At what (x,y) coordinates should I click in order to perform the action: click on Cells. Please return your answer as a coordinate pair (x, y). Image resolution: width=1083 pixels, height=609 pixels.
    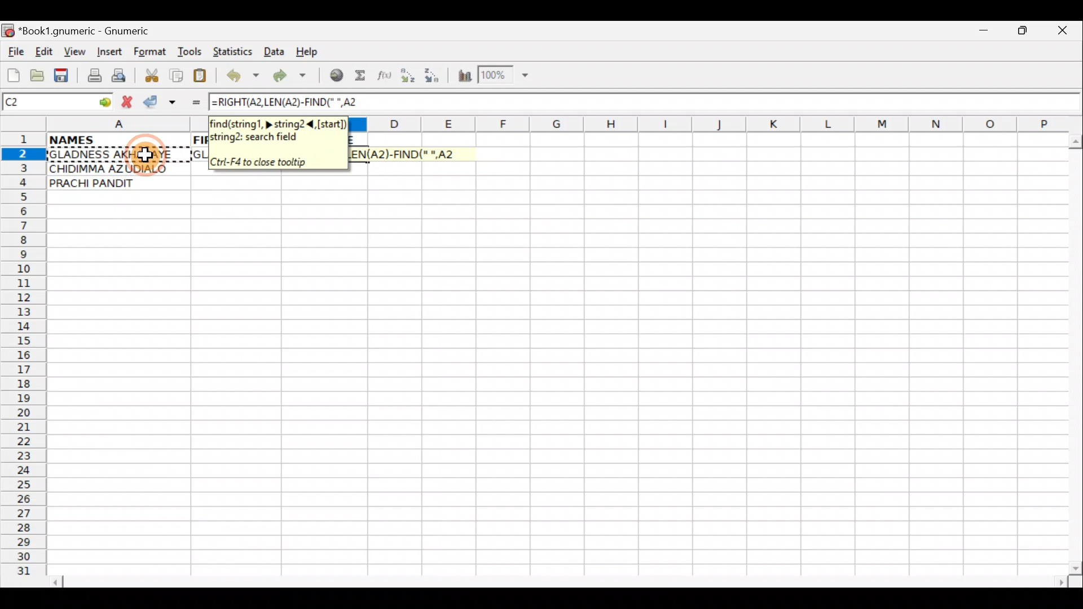
    Looking at the image, I should click on (561, 391).